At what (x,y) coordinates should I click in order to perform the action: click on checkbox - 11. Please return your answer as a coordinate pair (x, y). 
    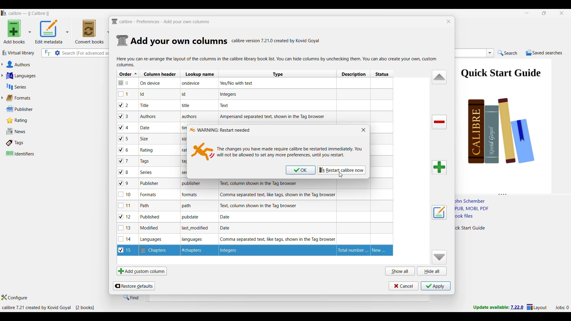
    Looking at the image, I should click on (126, 205).